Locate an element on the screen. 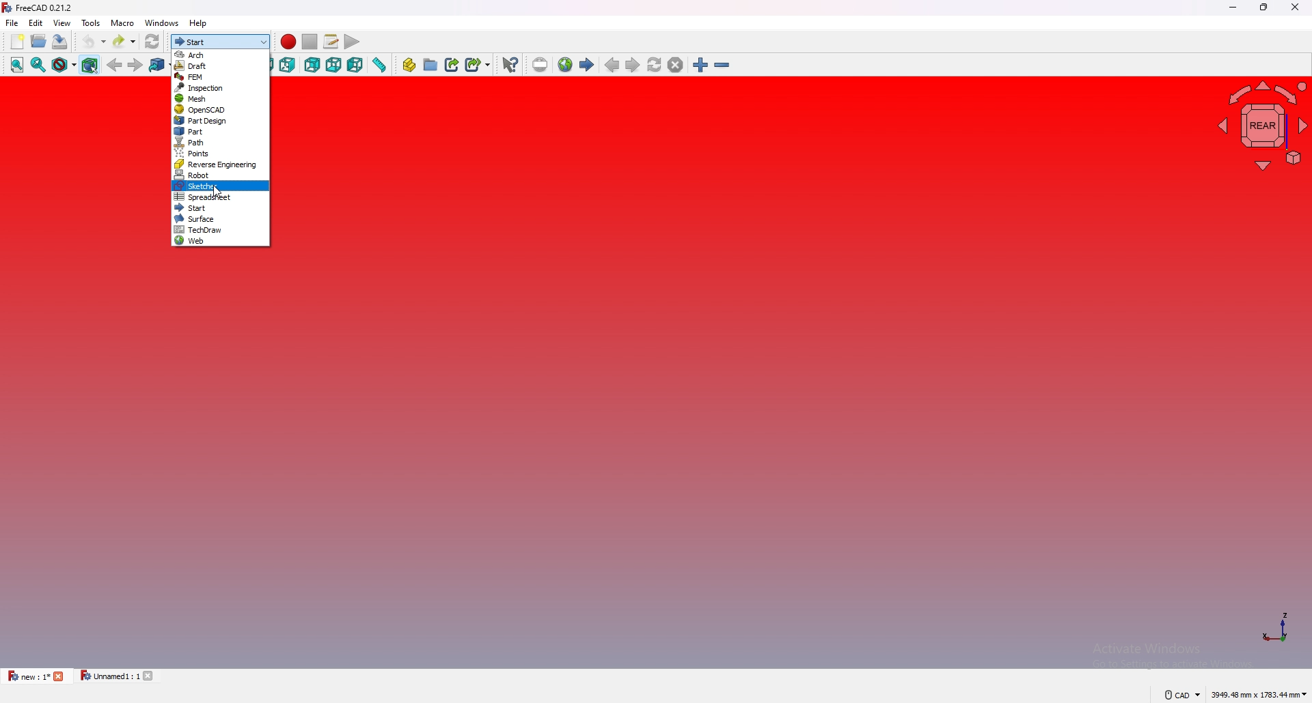  open website is located at coordinates (566, 65).